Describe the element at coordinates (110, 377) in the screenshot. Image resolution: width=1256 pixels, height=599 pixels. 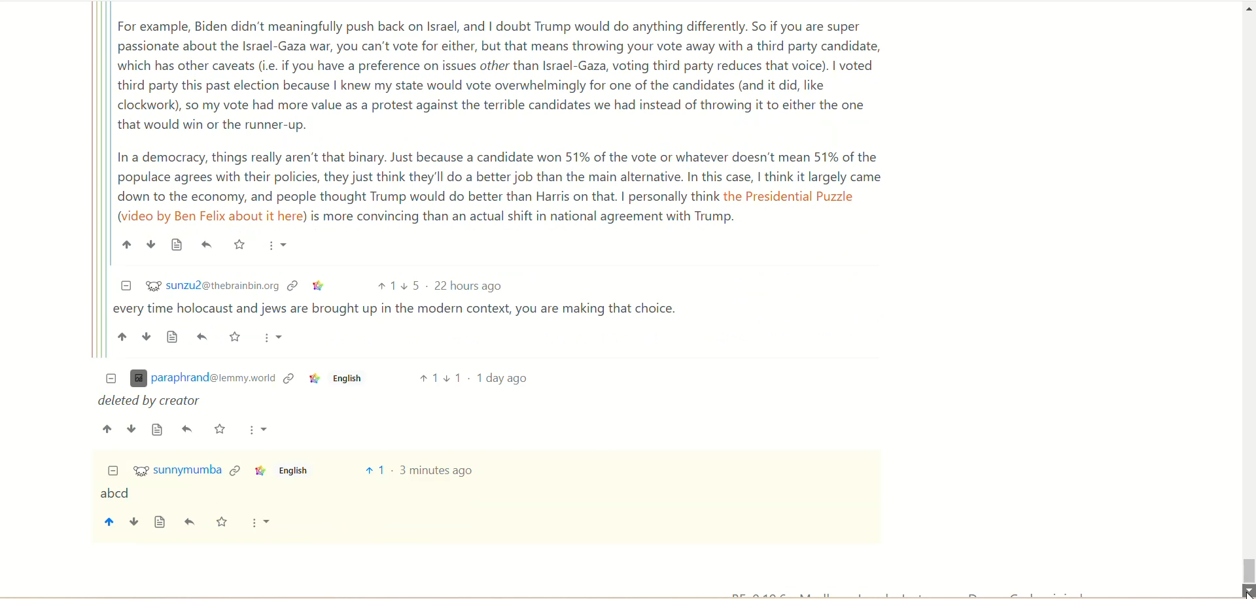
I see `Collapse` at that location.